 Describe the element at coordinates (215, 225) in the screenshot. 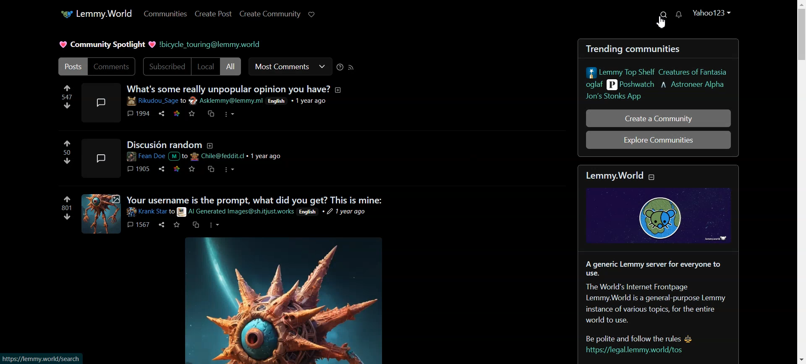

I see `options` at that location.